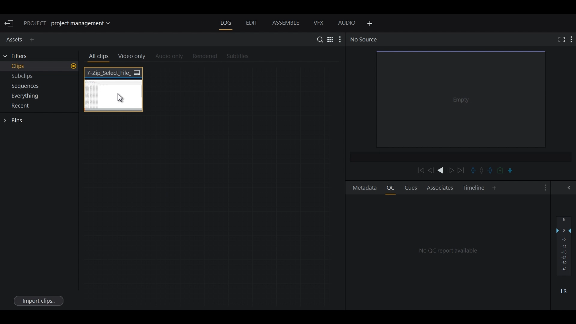 Image resolution: width=576 pixels, height=324 pixels. I want to click on Timeline, so click(474, 188).